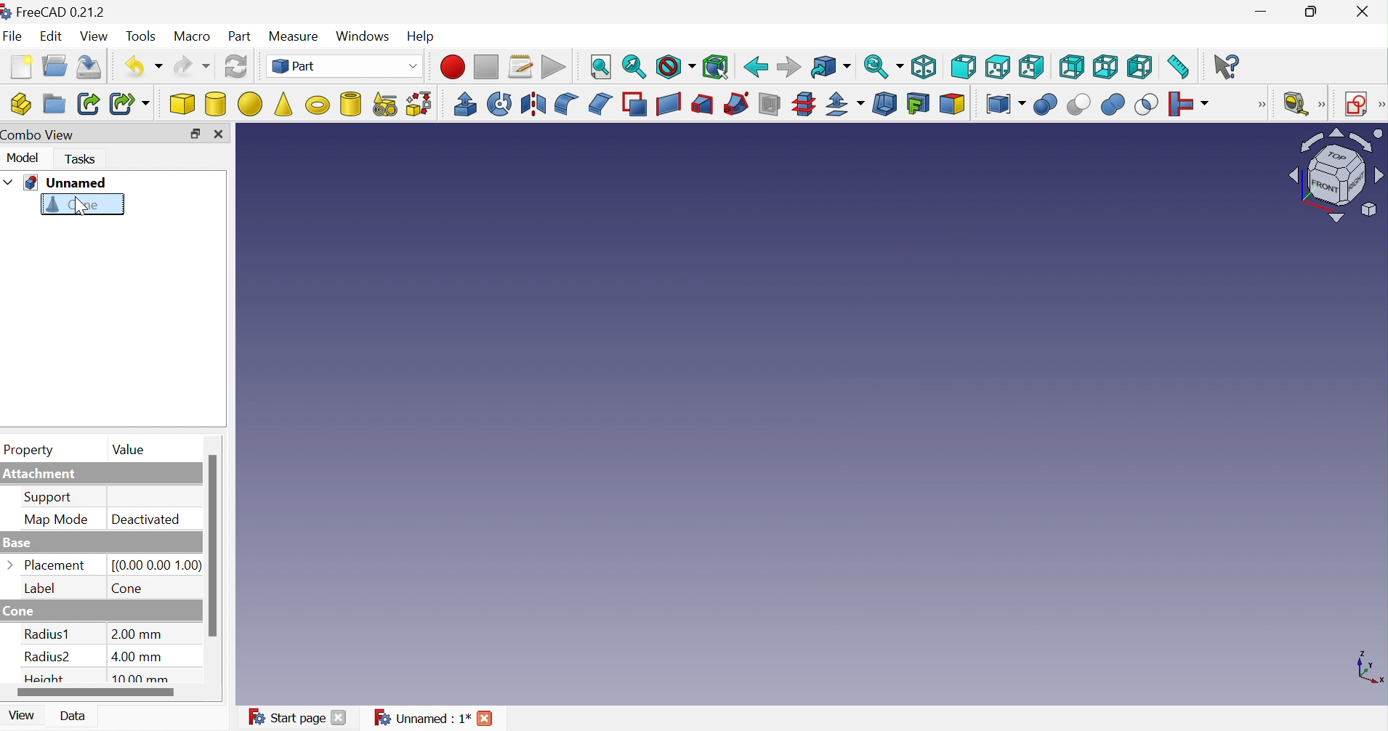  I want to click on Offset:, so click(842, 105).